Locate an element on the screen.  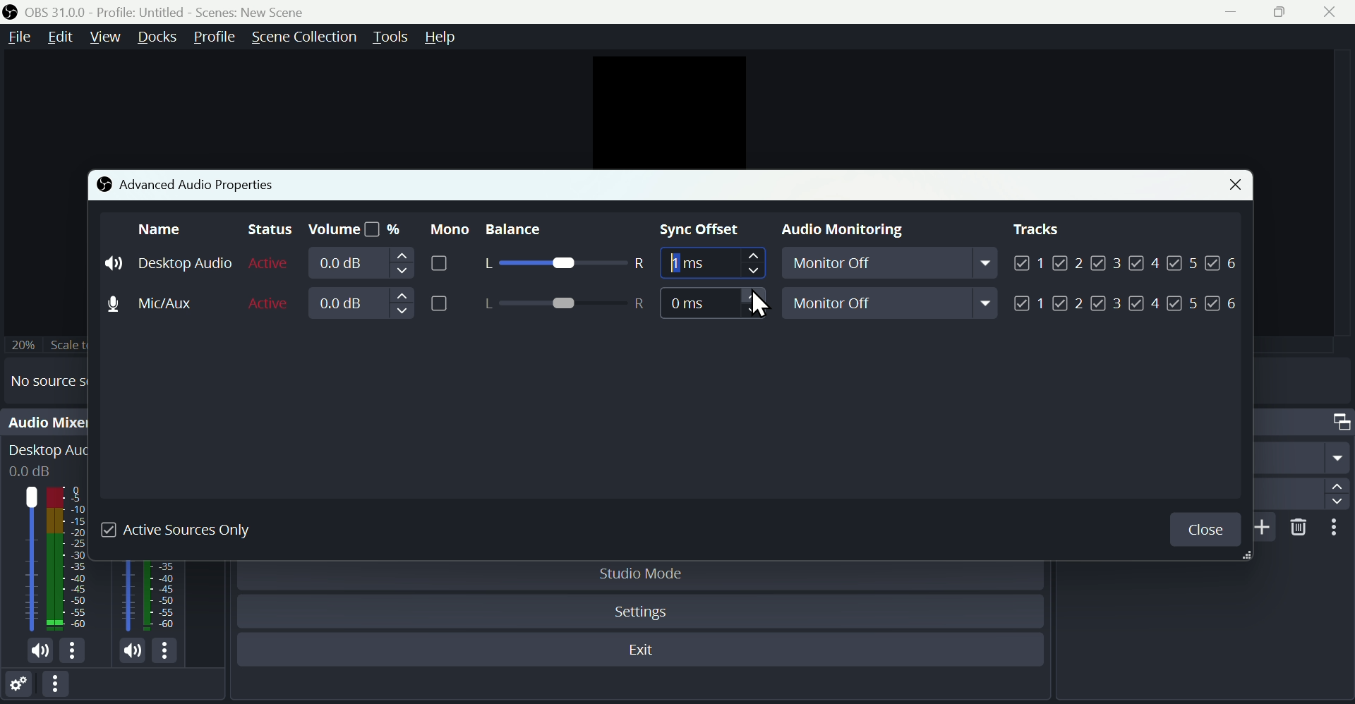
Scene collection is located at coordinates (303, 37).